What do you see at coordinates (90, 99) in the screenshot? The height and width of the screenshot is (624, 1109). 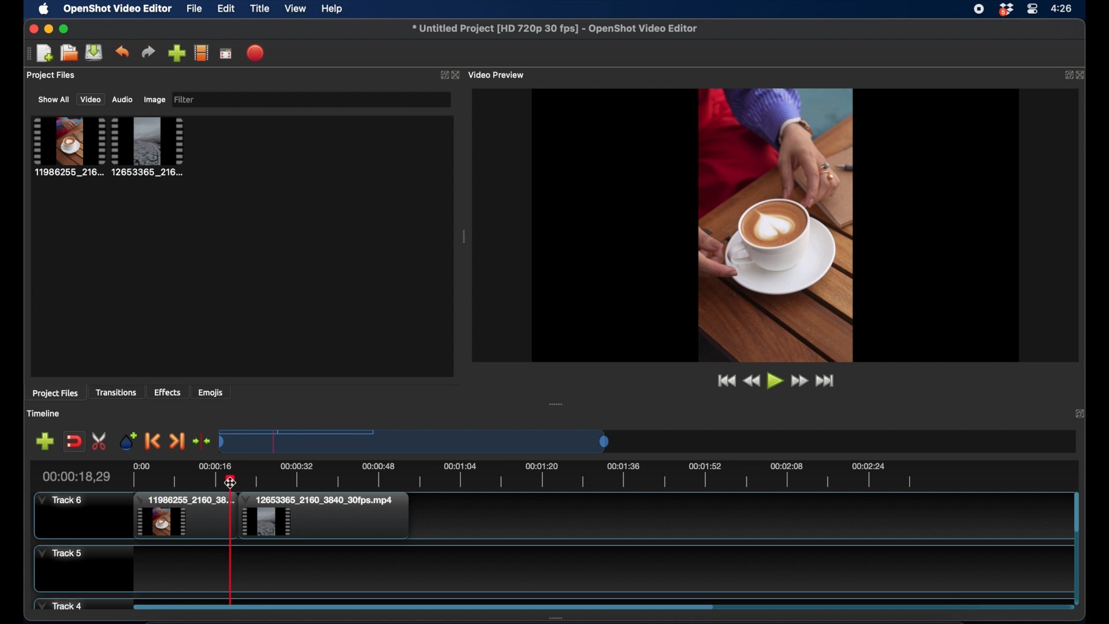 I see `video` at bounding box center [90, 99].